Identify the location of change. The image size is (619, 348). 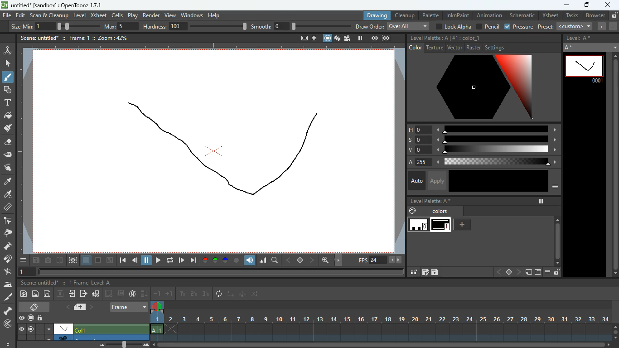
(48, 294).